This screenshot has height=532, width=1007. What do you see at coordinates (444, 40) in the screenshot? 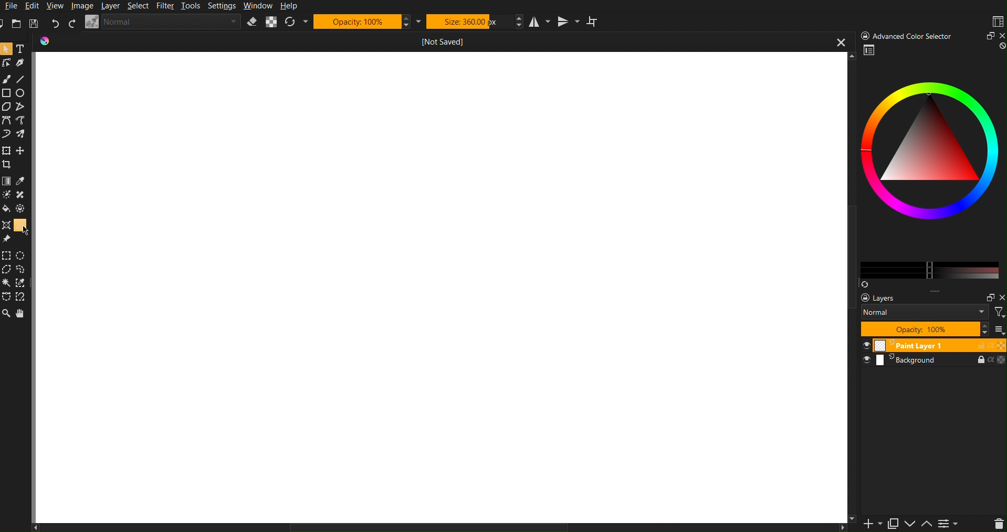
I see `Current Document` at bounding box center [444, 40].